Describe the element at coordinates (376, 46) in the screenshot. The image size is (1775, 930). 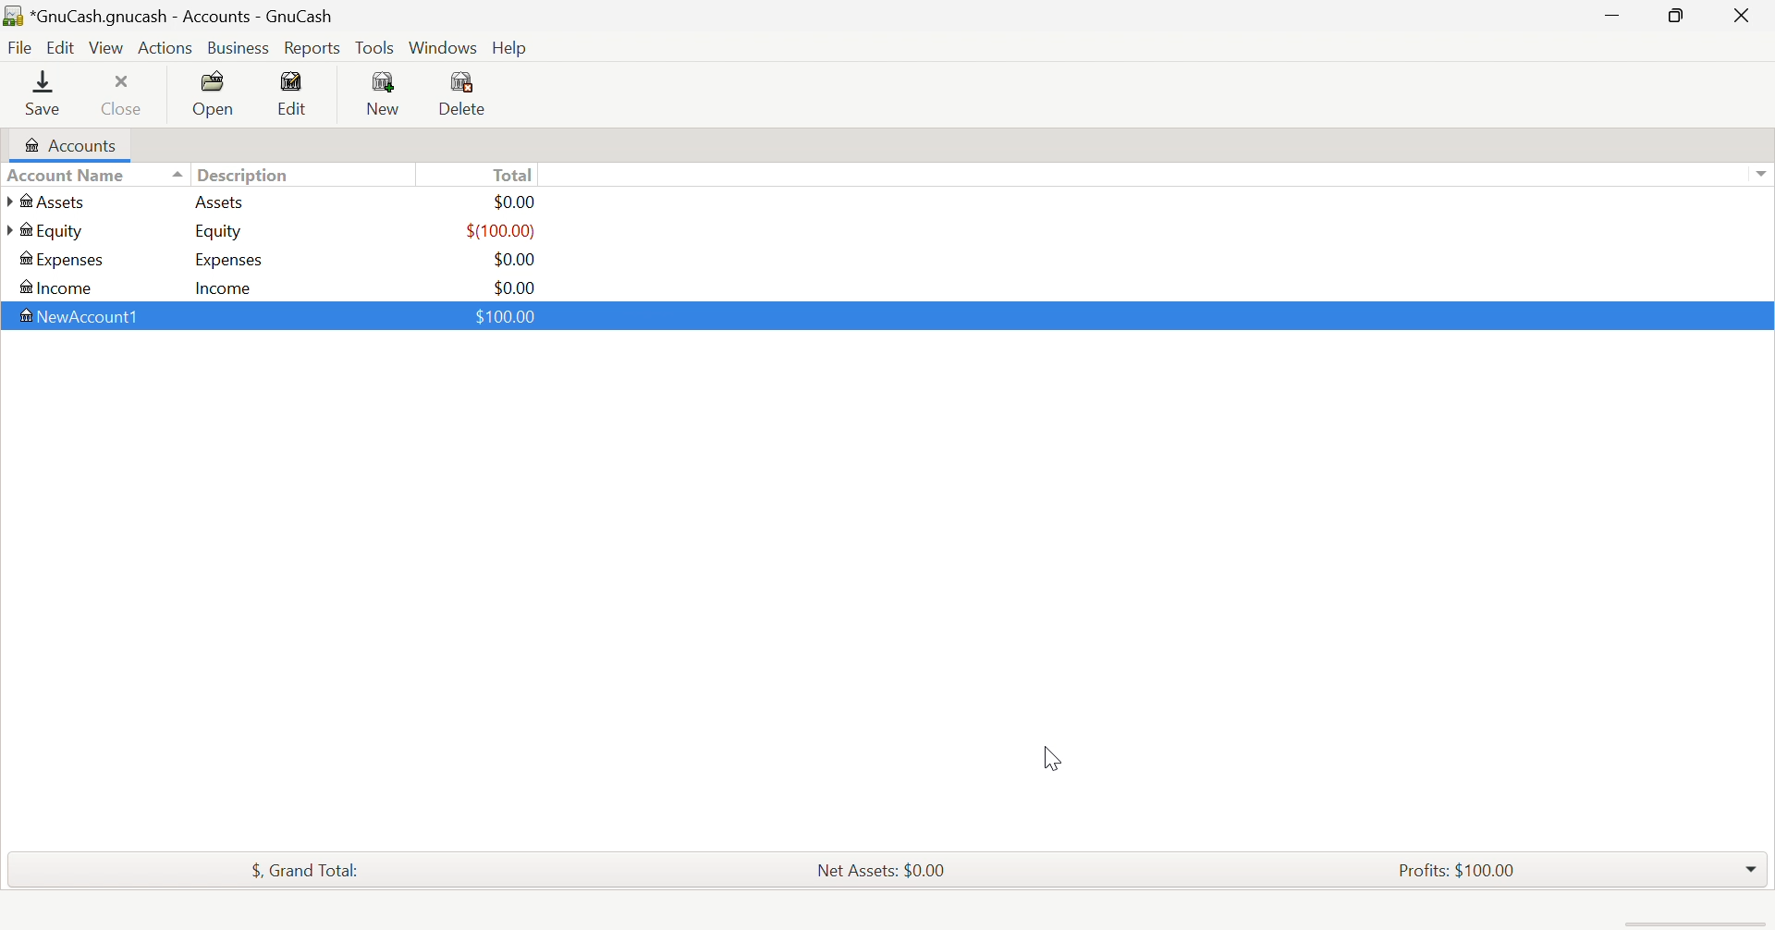
I see `Tools` at that location.